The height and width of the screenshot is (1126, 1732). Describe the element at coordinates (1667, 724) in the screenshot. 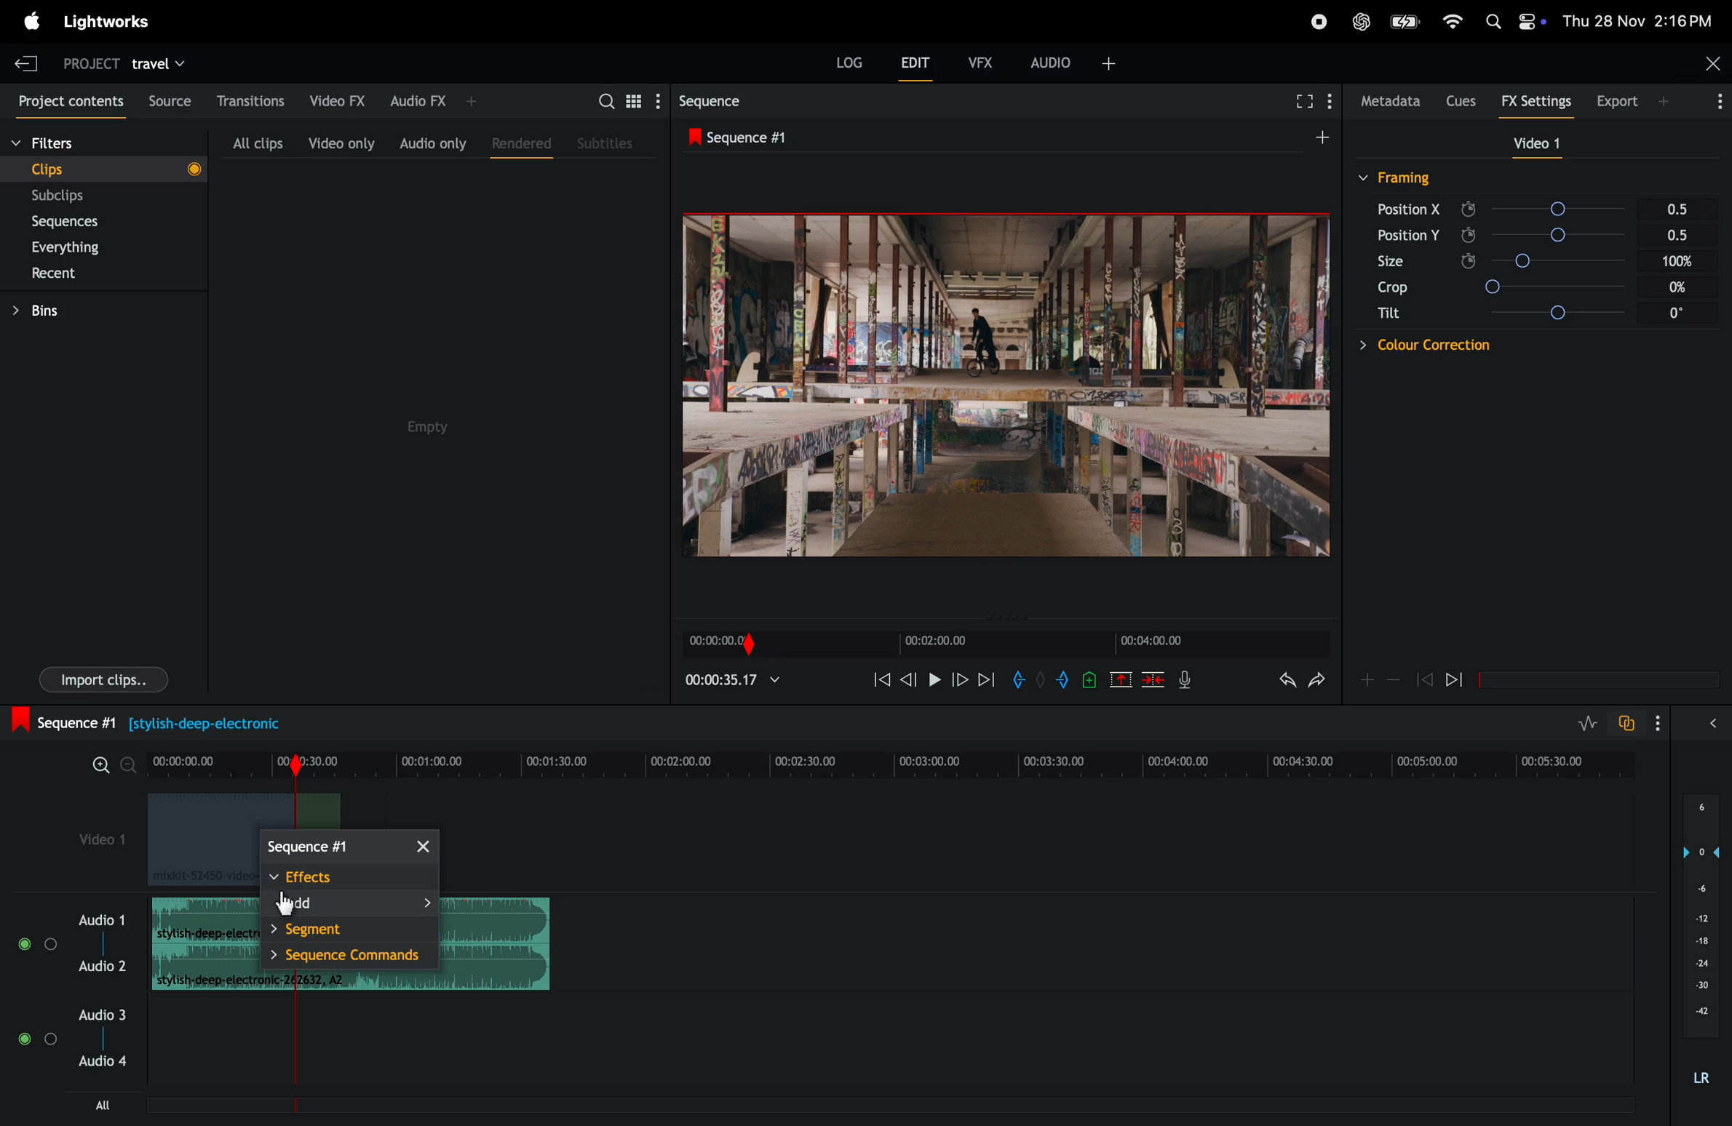

I see `options` at that location.